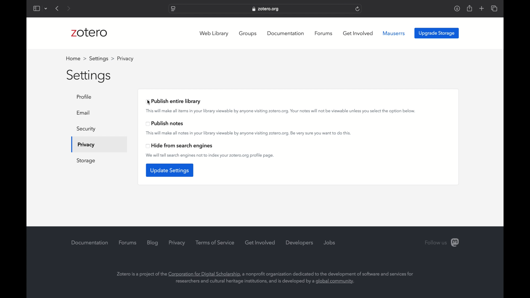 The height and width of the screenshot is (298, 530). Describe the element at coordinates (170, 170) in the screenshot. I see `update settings` at that location.